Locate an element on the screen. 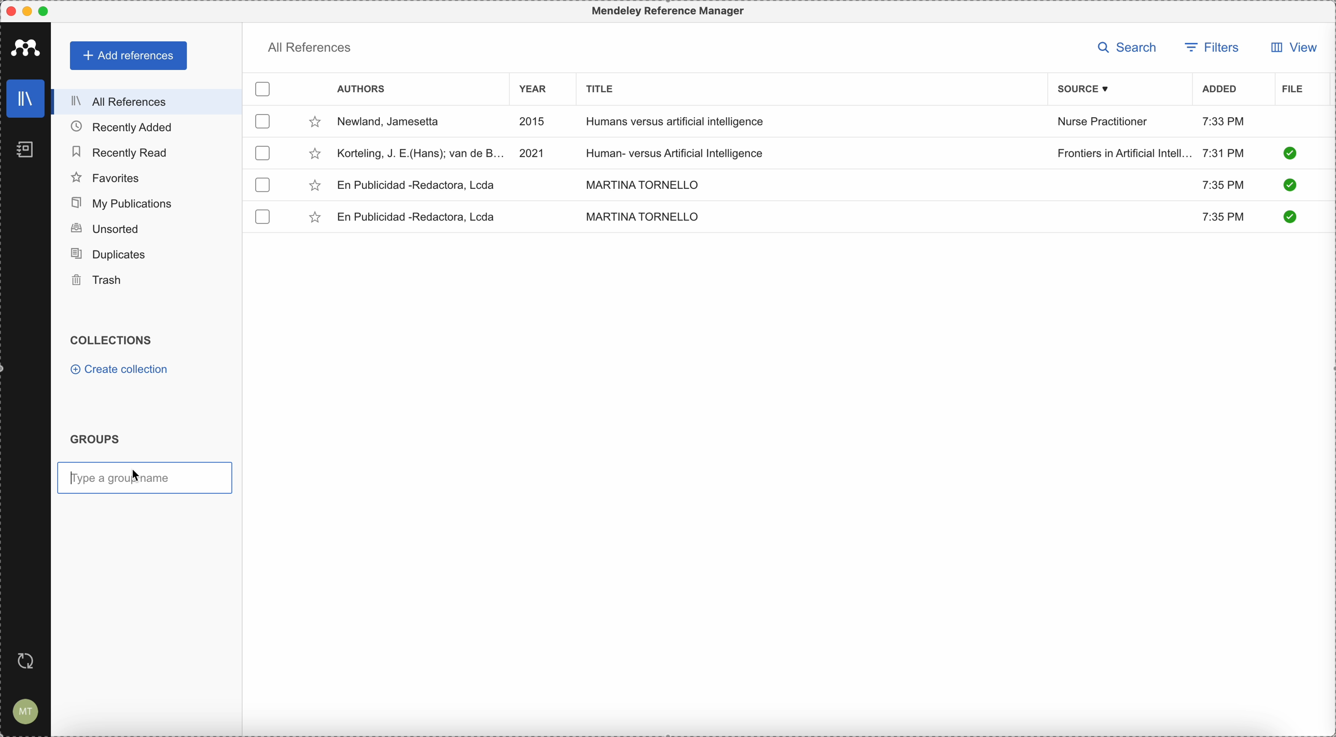 This screenshot has height=737, width=1336. En Publicidad-Redactora, Lcda is located at coordinates (420, 217).